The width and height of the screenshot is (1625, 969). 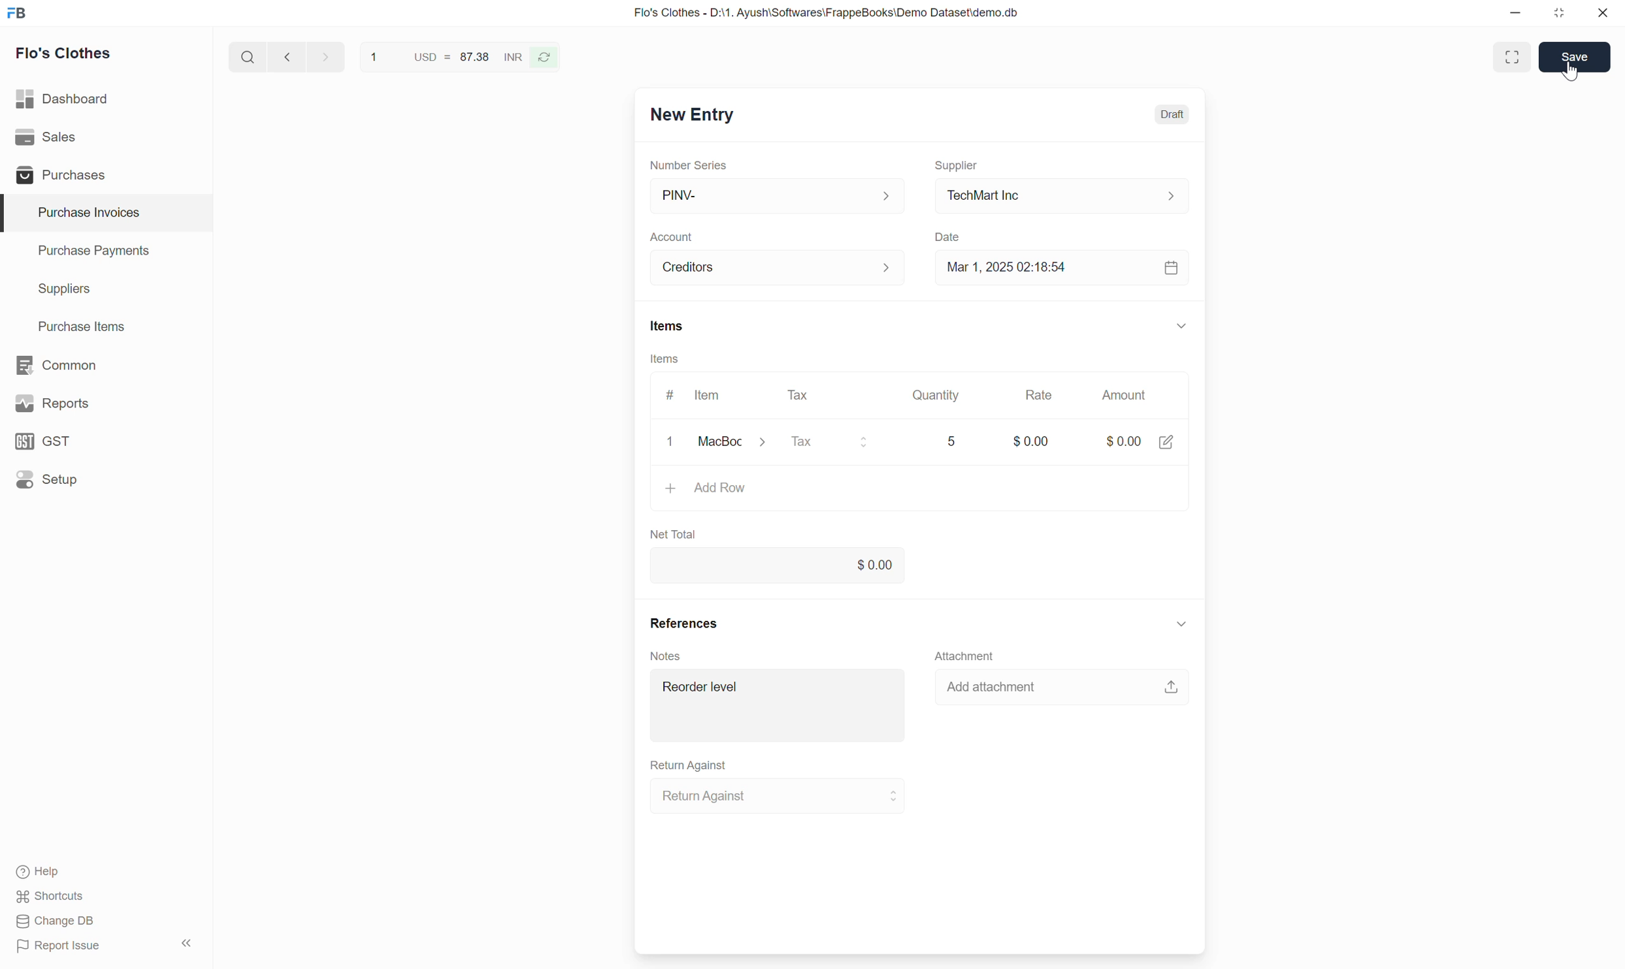 I want to click on Draft, so click(x=1173, y=115).